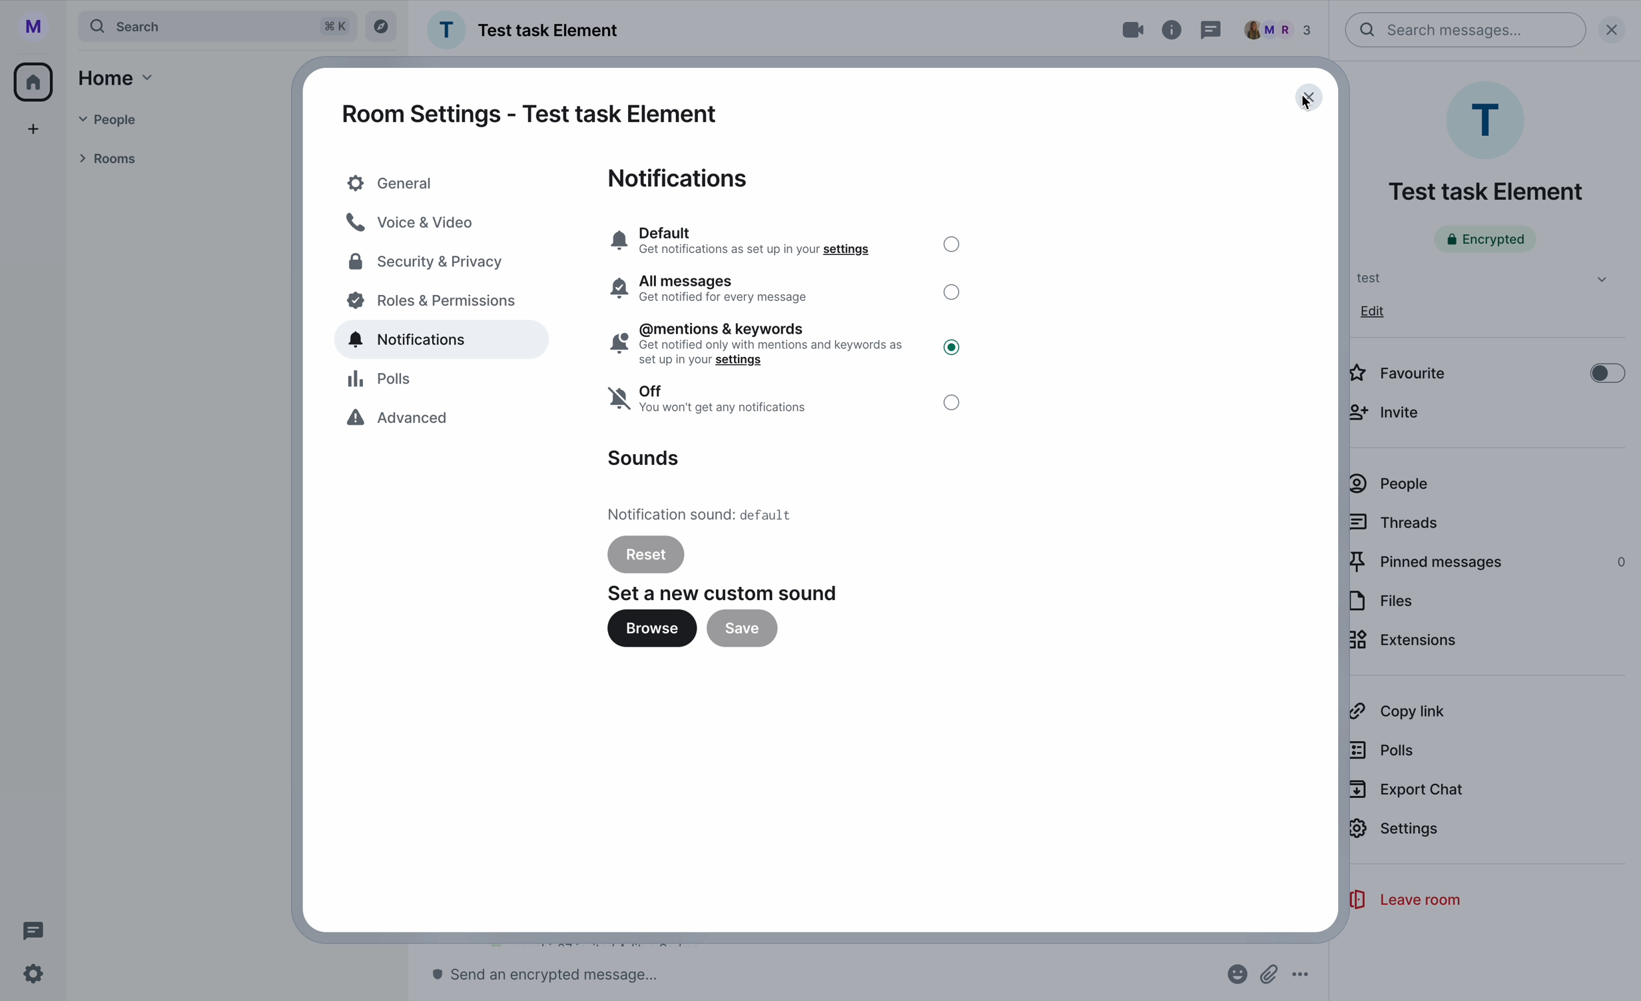  Describe the element at coordinates (402, 420) in the screenshot. I see `advanced` at that location.